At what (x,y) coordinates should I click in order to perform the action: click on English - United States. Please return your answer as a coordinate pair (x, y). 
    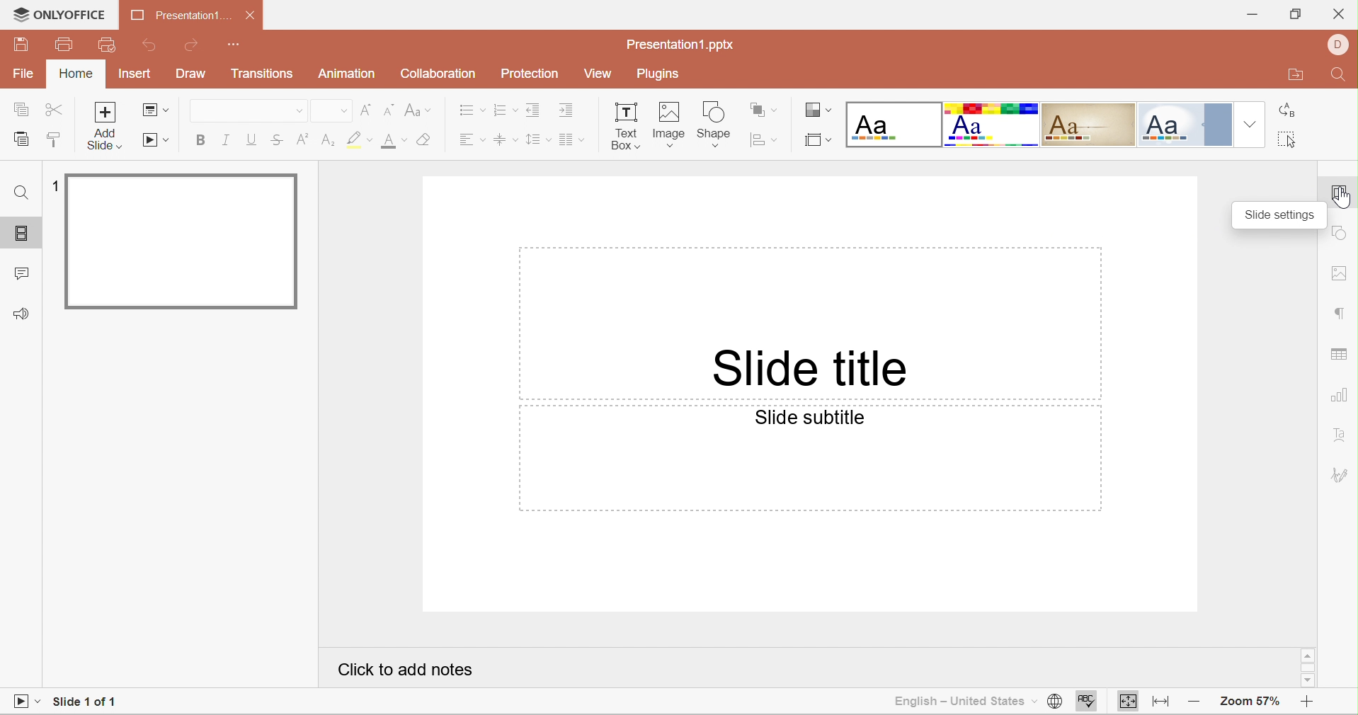
    Looking at the image, I should click on (955, 702).